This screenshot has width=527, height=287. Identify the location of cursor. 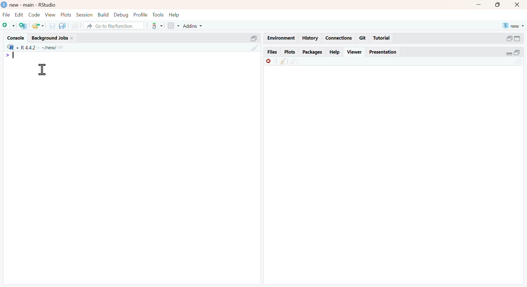
(43, 70).